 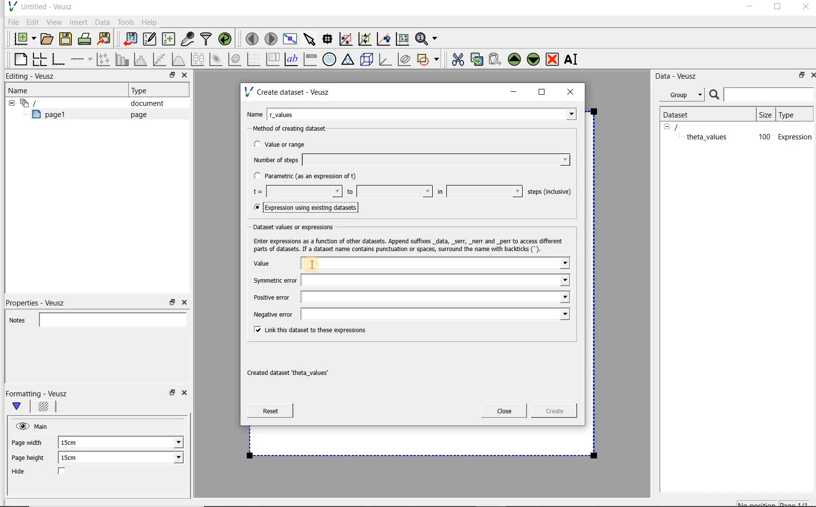 I want to click on close, so click(x=574, y=91).